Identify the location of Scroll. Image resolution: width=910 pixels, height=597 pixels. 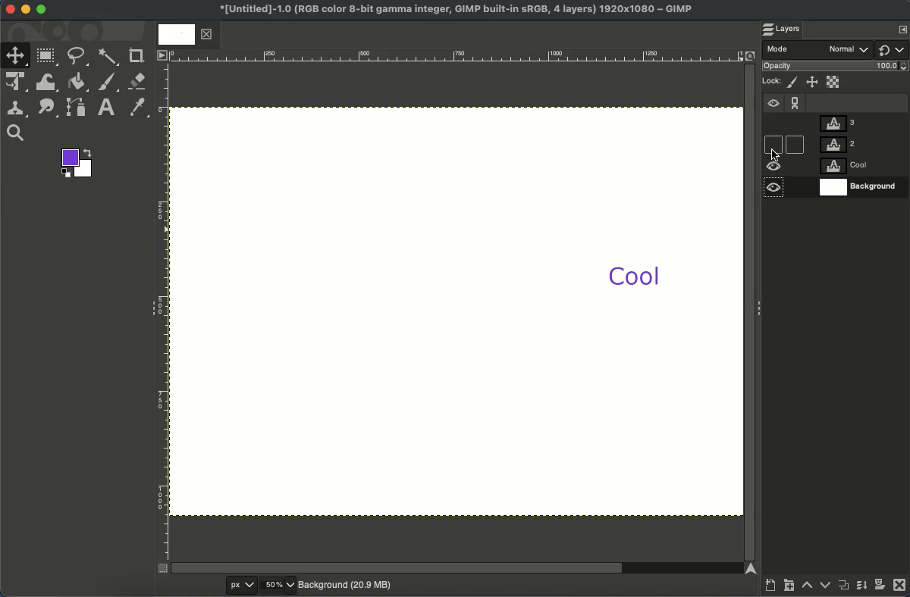
(749, 310).